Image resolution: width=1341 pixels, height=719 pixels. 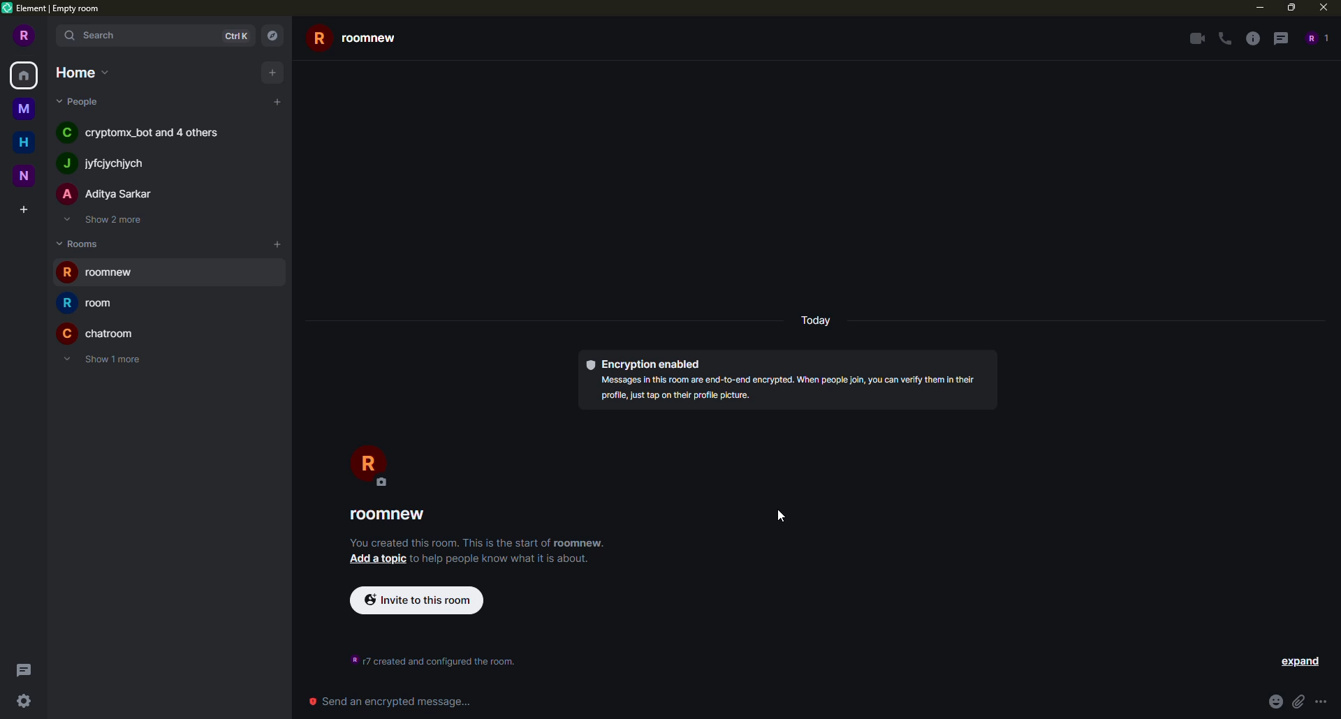 What do you see at coordinates (23, 702) in the screenshot?
I see `quick settings` at bounding box center [23, 702].